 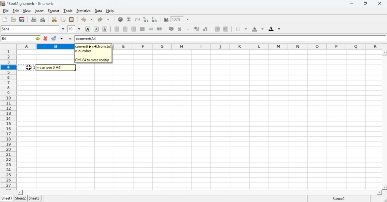 What do you see at coordinates (99, 11) in the screenshot?
I see `Data` at bounding box center [99, 11].